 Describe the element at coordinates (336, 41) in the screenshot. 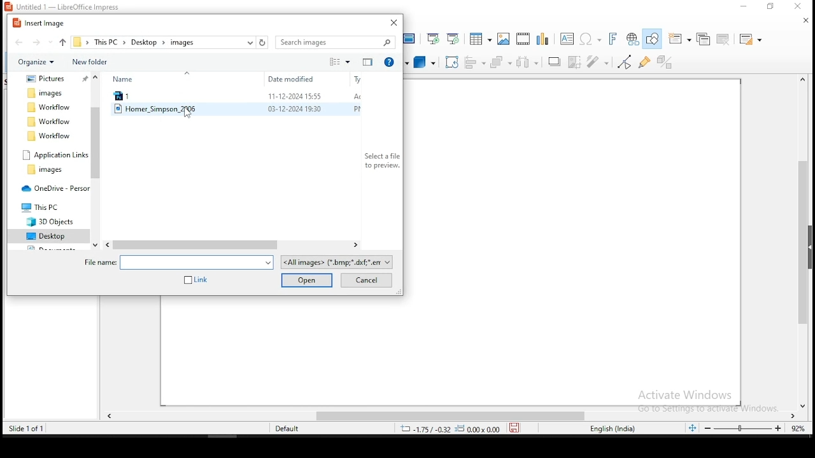

I see `search settings` at that location.